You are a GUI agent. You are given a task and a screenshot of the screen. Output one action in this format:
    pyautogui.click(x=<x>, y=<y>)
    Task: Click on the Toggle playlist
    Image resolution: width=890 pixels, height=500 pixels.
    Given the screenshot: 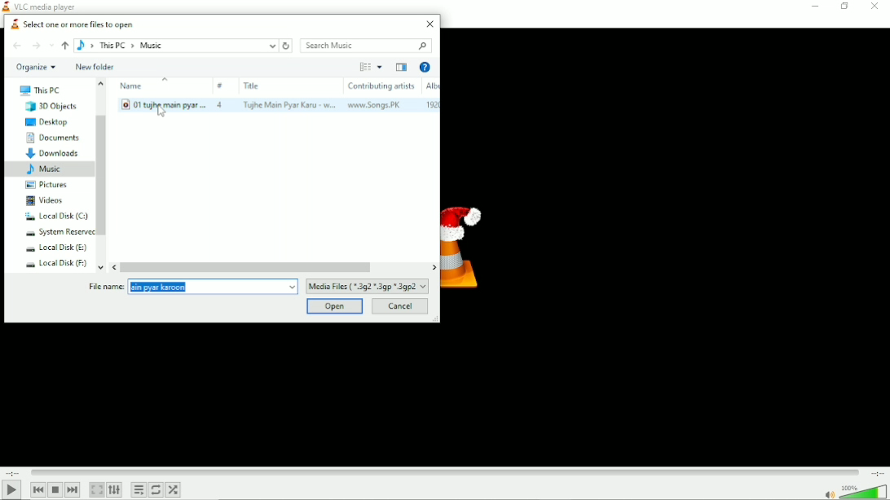 What is the action you would take?
    pyautogui.click(x=138, y=490)
    